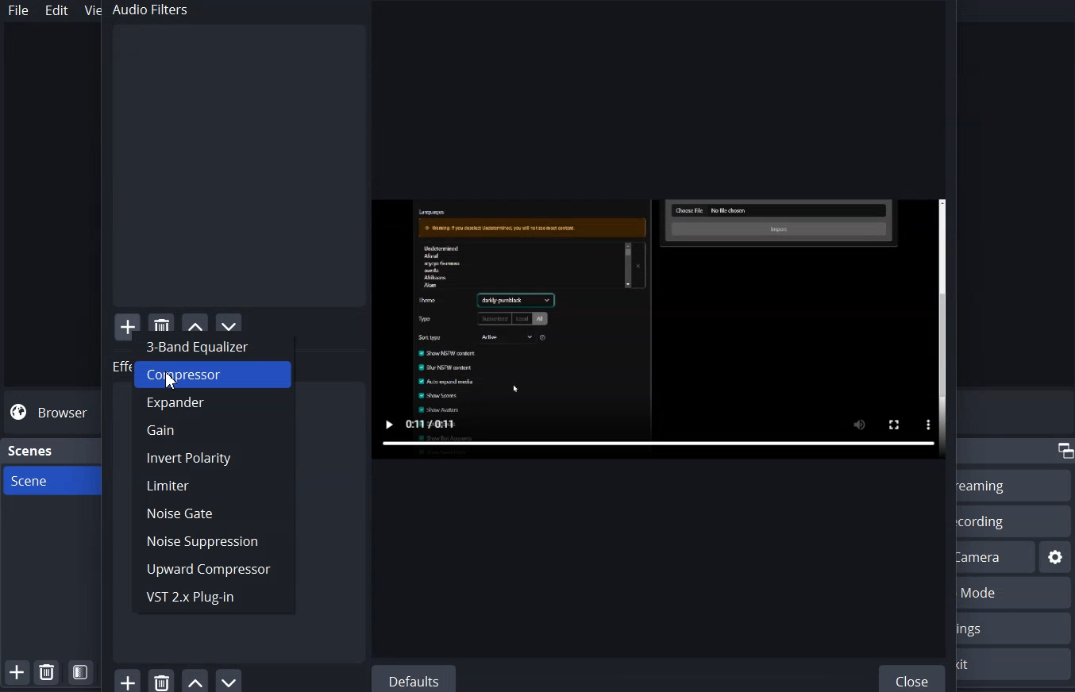 The width and height of the screenshot is (1075, 692). Describe the element at coordinates (16, 672) in the screenshot. I see `Add Scene` at that location.